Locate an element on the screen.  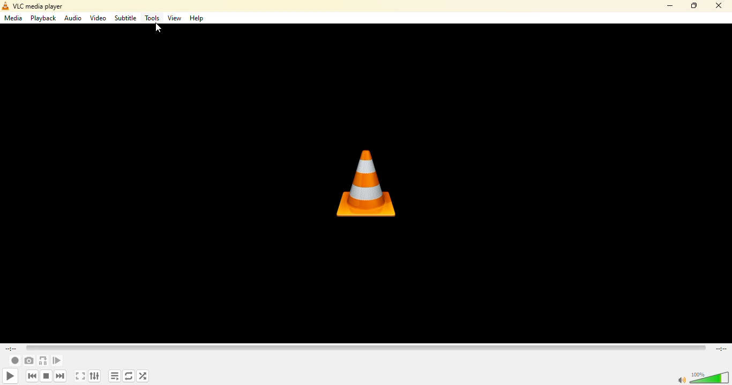
close is located at coordinates (721, 5).